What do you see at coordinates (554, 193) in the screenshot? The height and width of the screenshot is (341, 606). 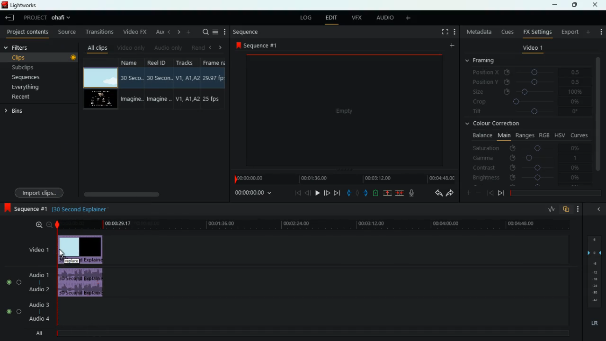 I see `timeline` at bounding box center [554, 193].